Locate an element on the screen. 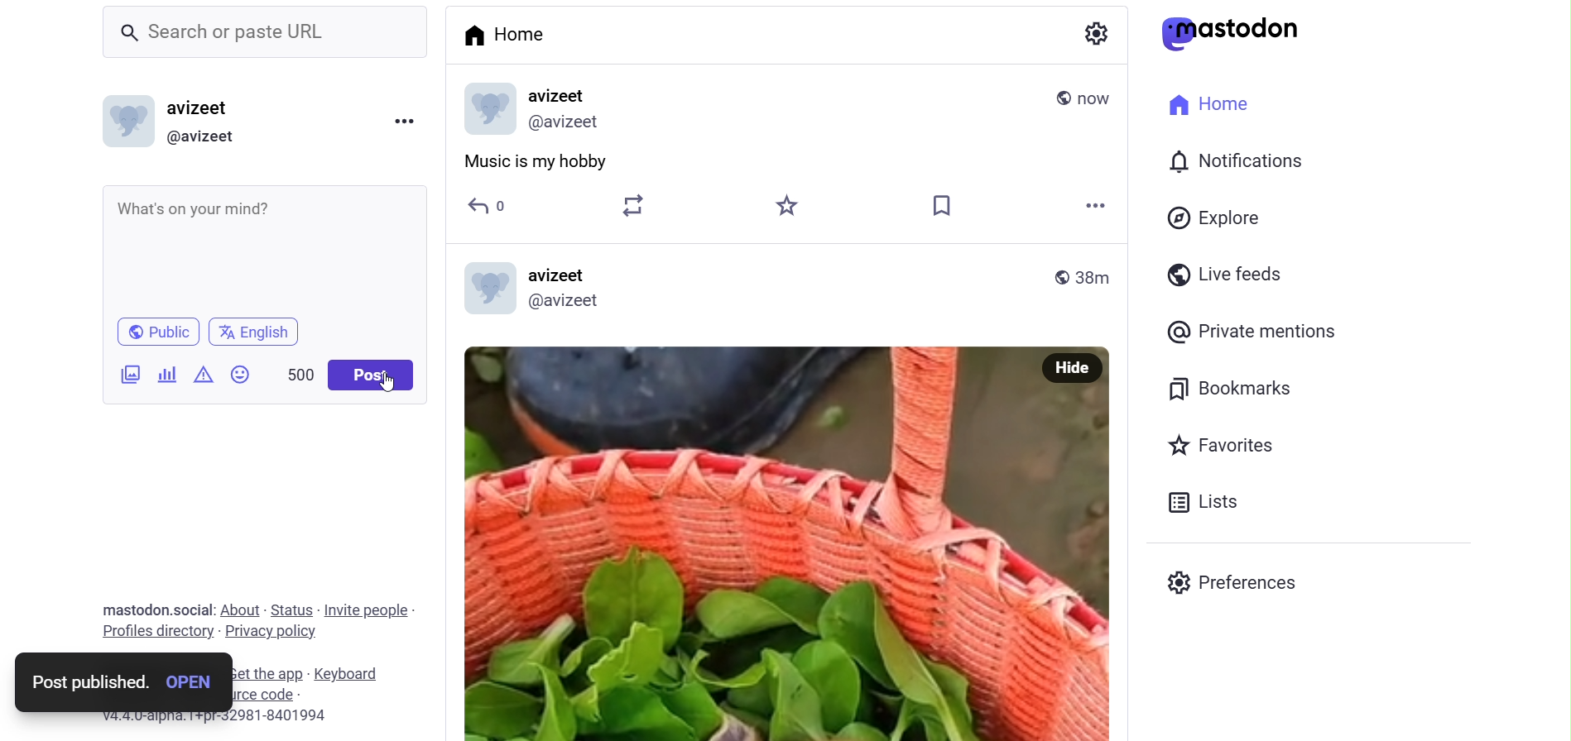 This screenshot has width=1571, height=741. Bookmarks is located at coordinates (1229, 391).